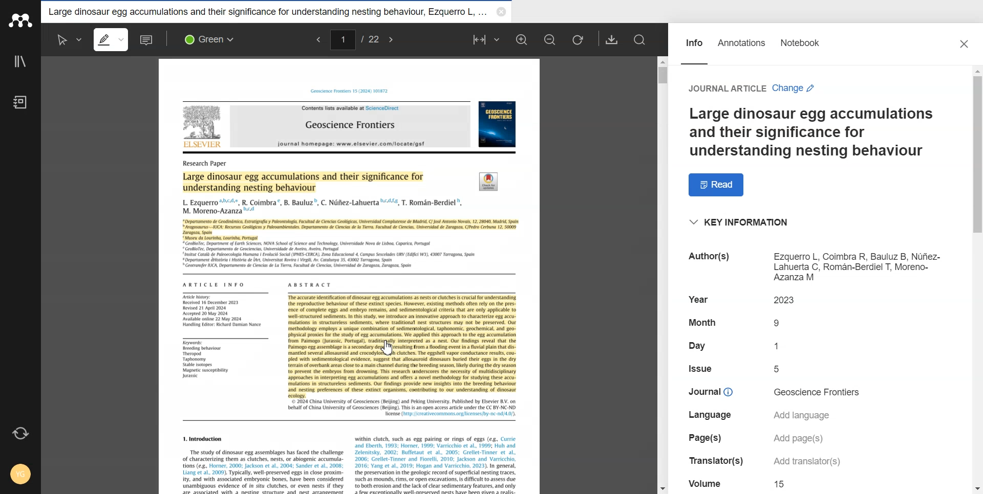  What do you see at coordinates (859, 266) in the screenshot?
I see `text` at bounding box center [859, 266].